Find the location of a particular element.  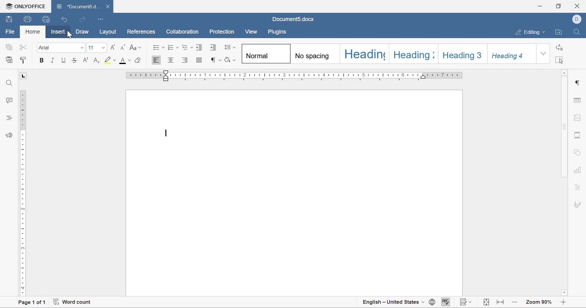

close is located at coordinates (108, 7).